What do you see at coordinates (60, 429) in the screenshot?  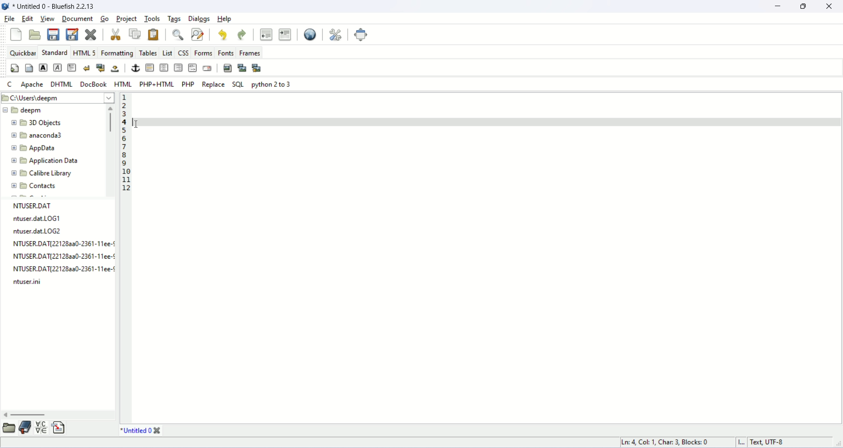 I see `snippets` at bounding box center [60, 429].